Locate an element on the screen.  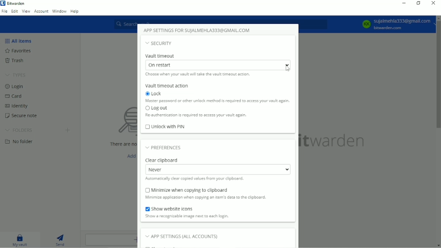
APP SETTINGS FOR SUJALMEHLA333@GMAIL COM is located at coordinates (198, 30).